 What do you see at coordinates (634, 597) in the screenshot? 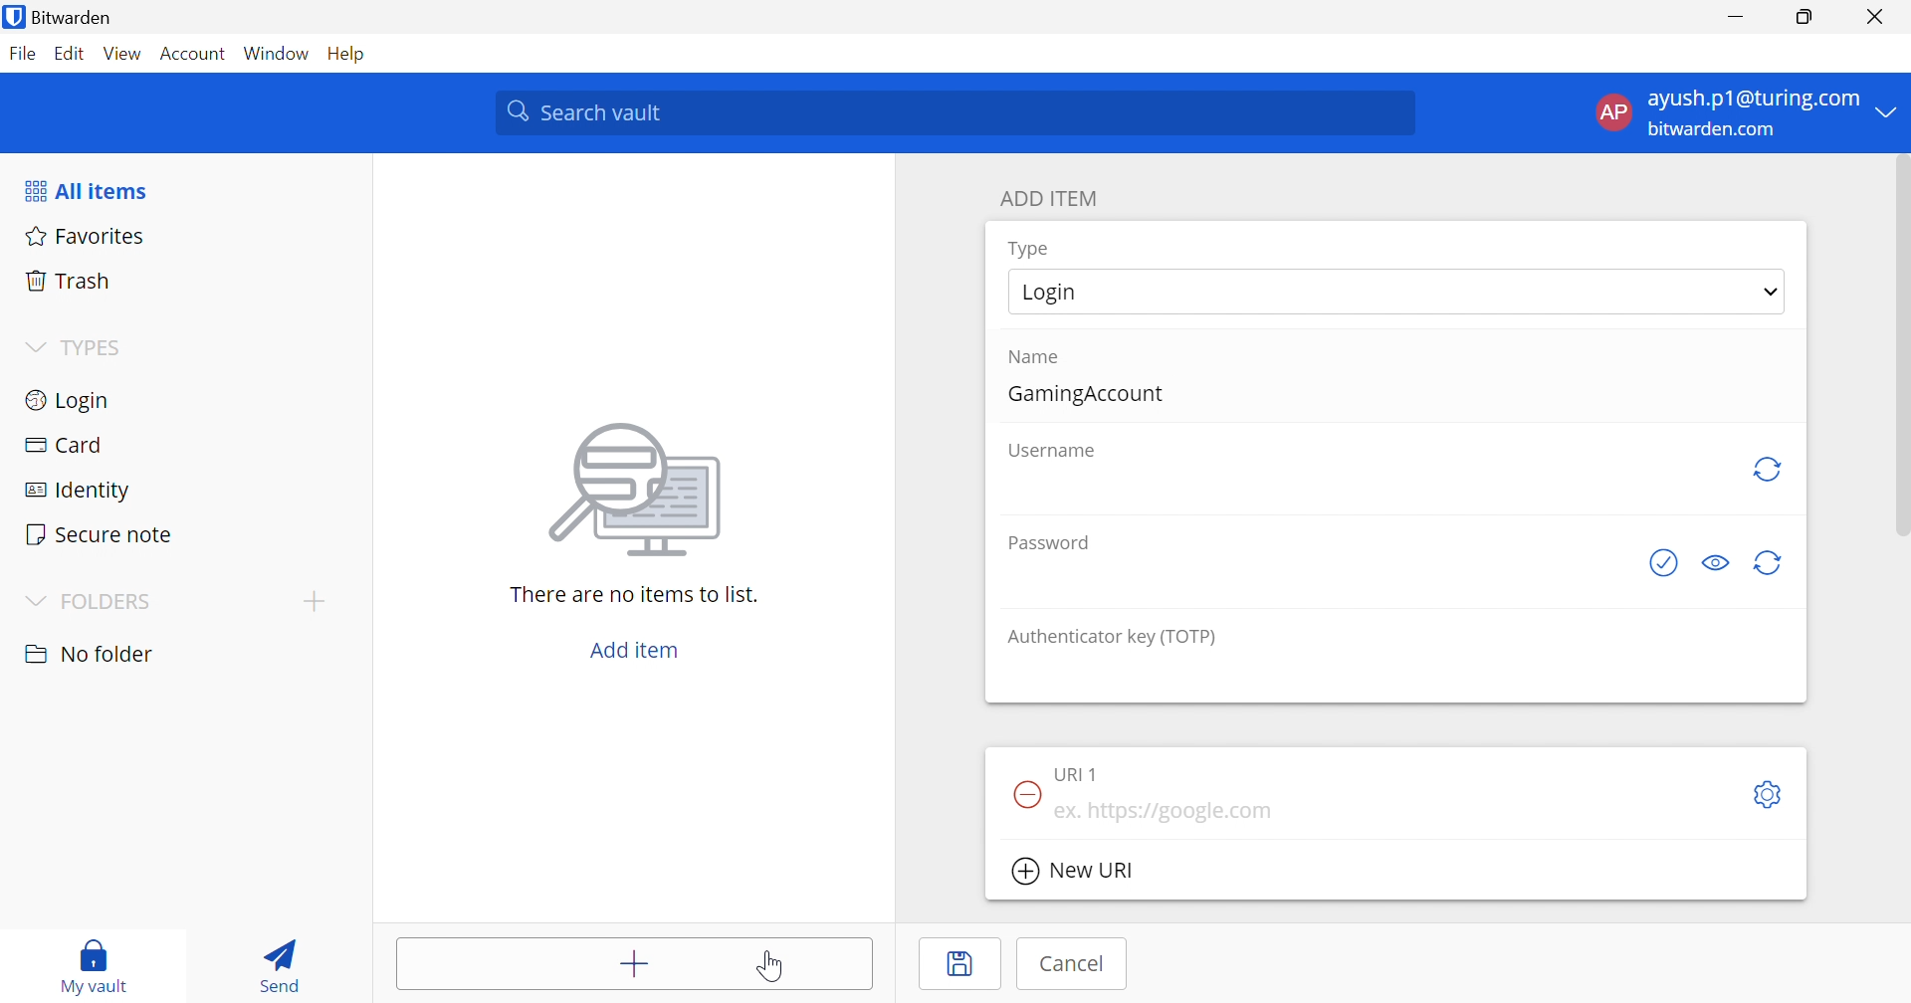
I see `There are no items to list.` at bounding box center [634, 597].